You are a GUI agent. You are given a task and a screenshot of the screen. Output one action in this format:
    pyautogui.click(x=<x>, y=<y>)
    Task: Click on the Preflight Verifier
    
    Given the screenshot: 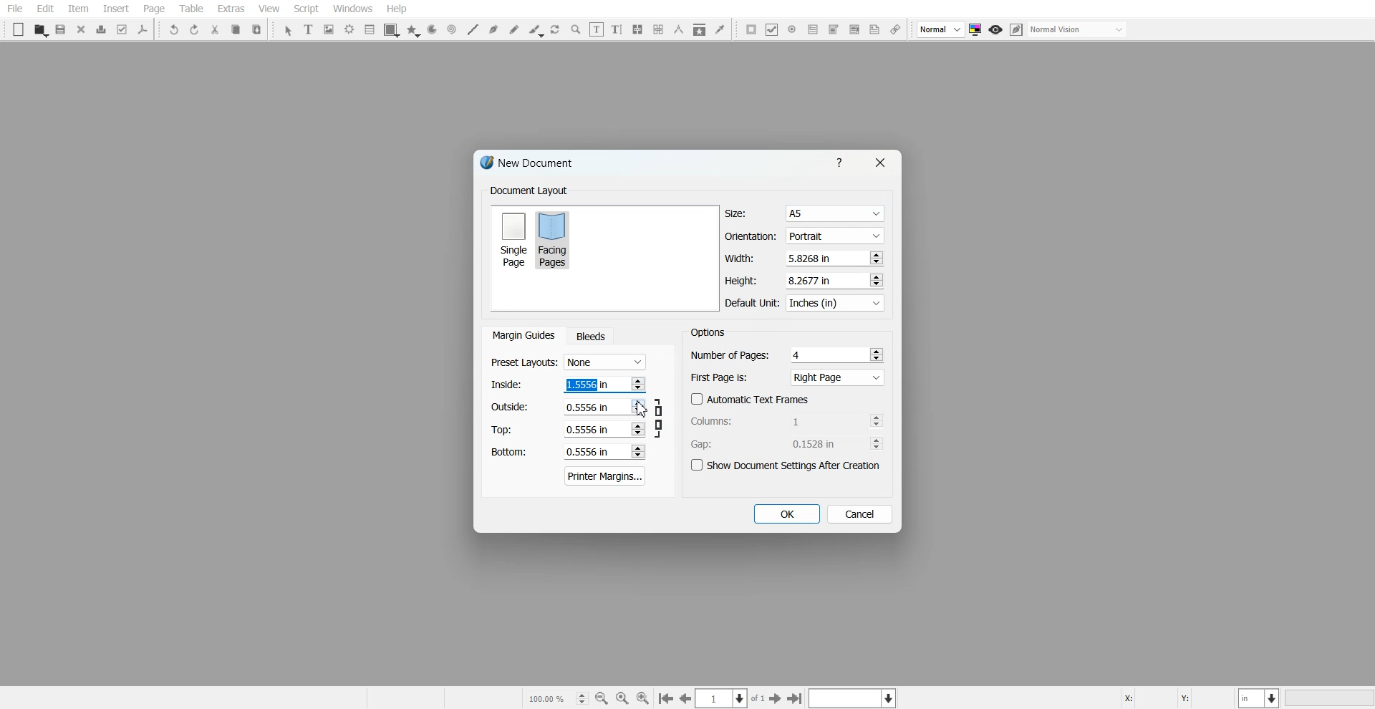 What is the action you would take?
    pyautogui.click(x=123, y=29)
    